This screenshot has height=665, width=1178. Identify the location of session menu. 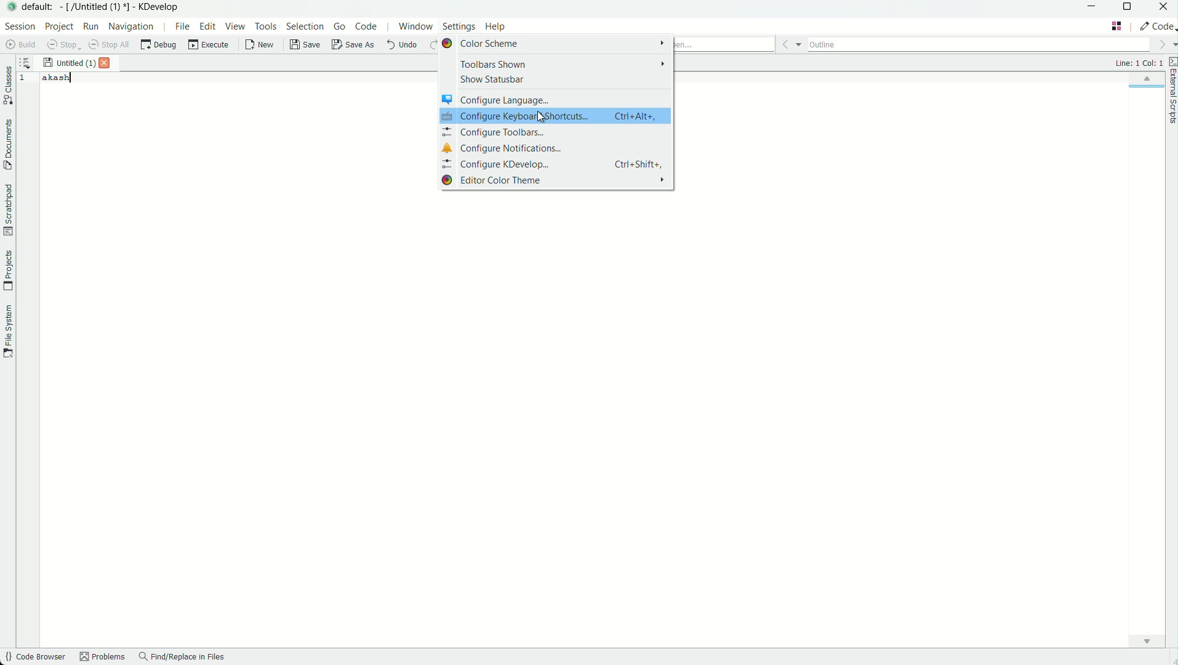
(18, 26).